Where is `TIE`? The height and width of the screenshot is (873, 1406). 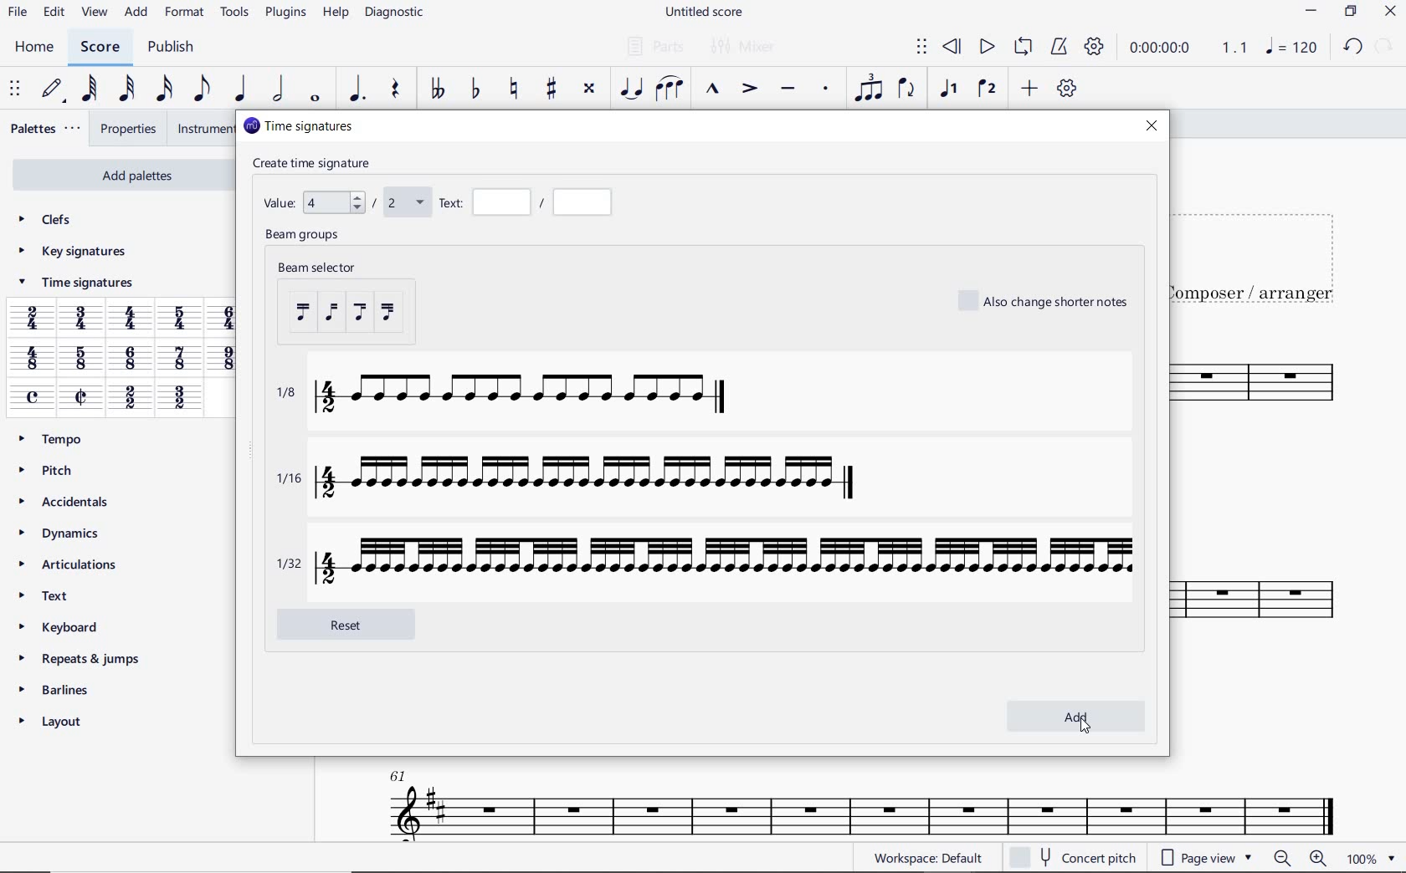 TIE is located at coordinates (631, 87).